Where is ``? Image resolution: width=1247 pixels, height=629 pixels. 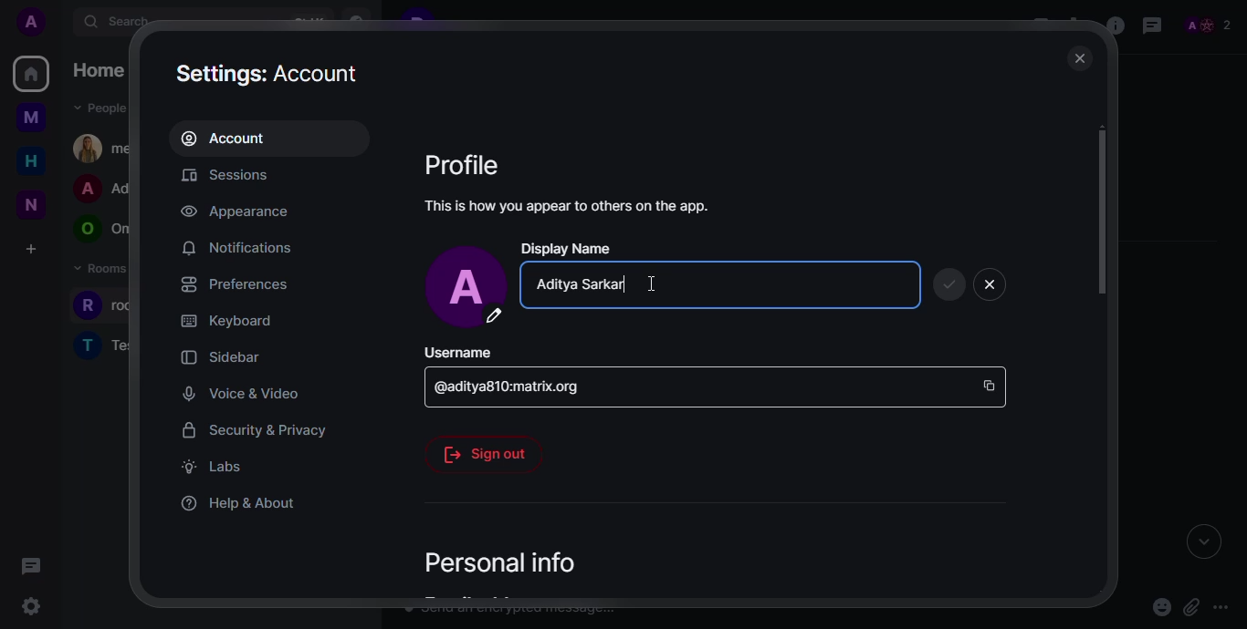  is located at coordinates (655, 284).